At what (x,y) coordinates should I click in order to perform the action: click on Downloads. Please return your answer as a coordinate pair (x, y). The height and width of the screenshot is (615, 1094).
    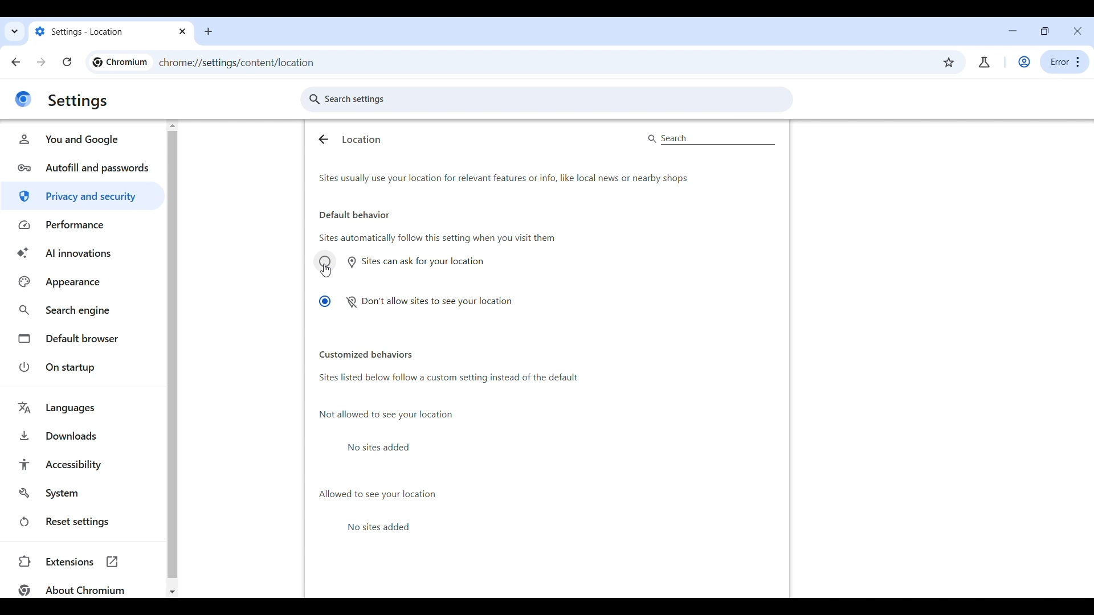
    Looking at the image, I should click on (81, 435).